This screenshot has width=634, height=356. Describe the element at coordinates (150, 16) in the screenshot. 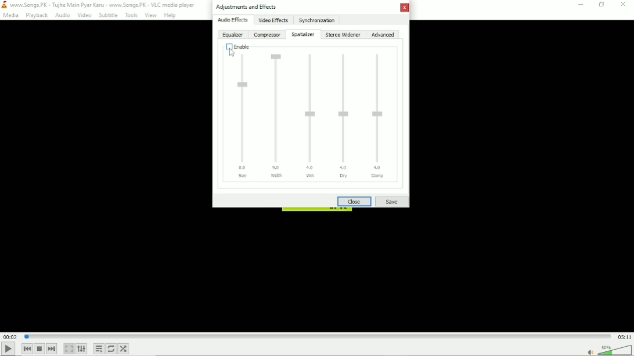

I see `View` at that location.